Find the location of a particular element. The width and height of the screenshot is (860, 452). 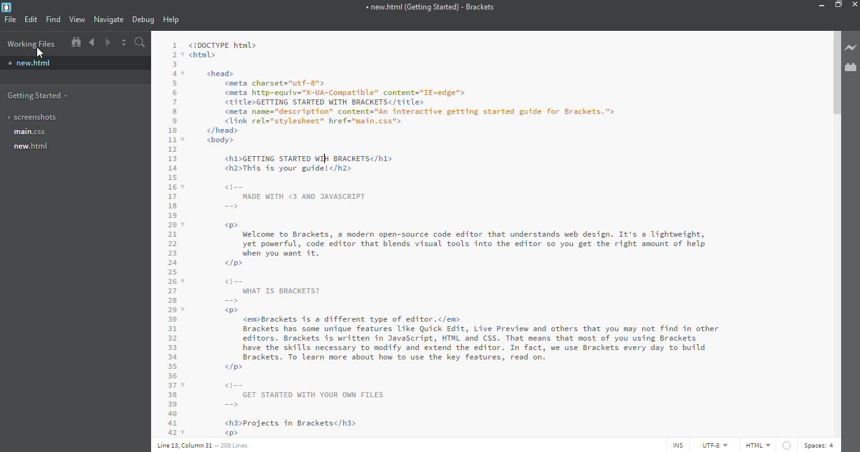

debug is located at coordinates (143, 20).